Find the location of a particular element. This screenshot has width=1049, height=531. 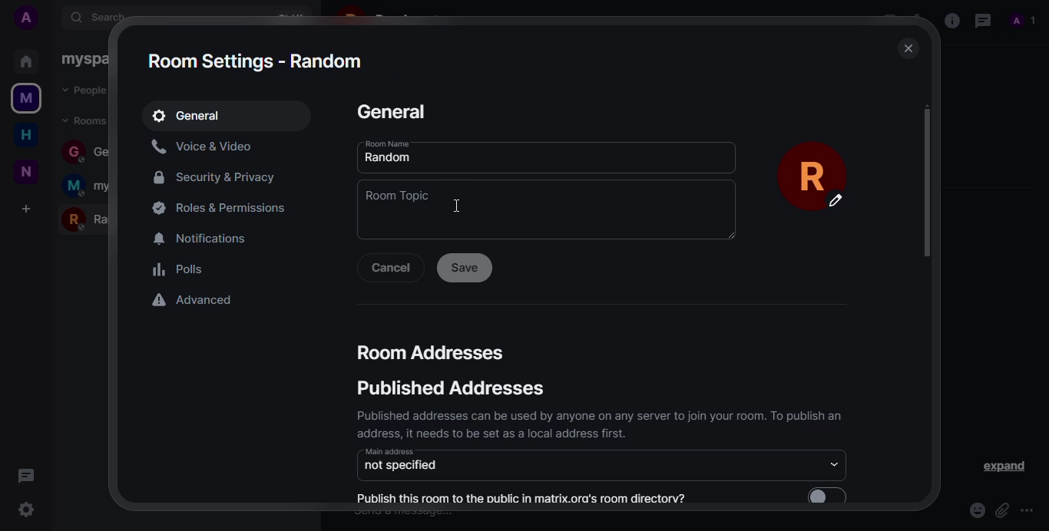

random is located at coordinates (93, 217).